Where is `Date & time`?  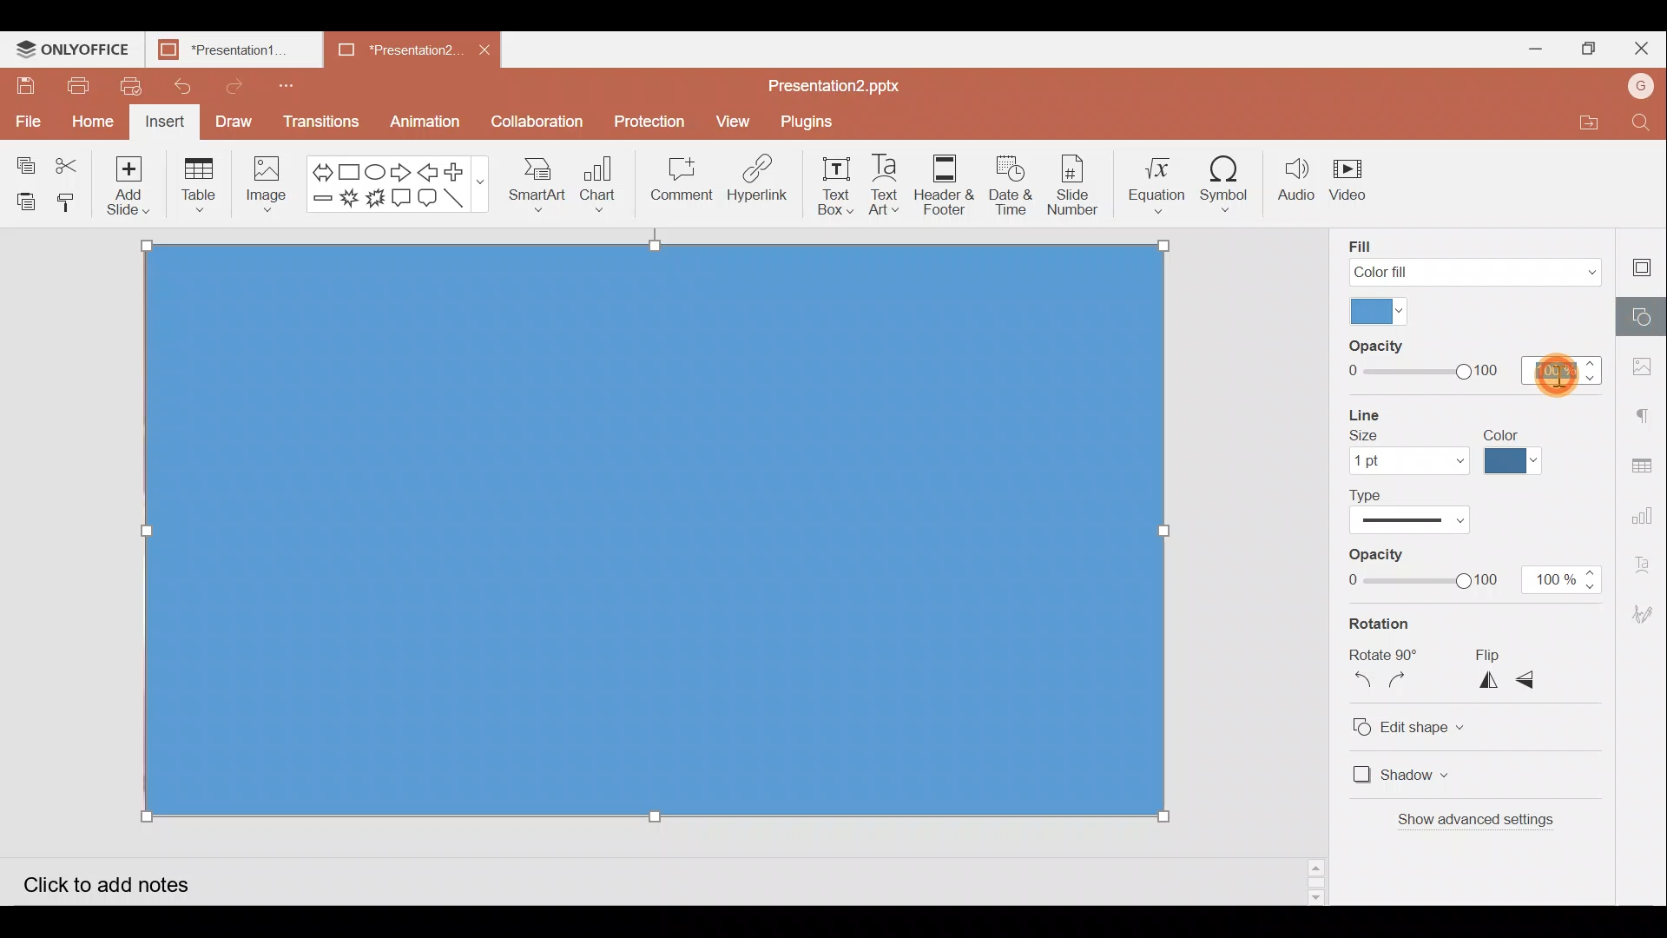 Date & time is located at coordinates (1011, 184).